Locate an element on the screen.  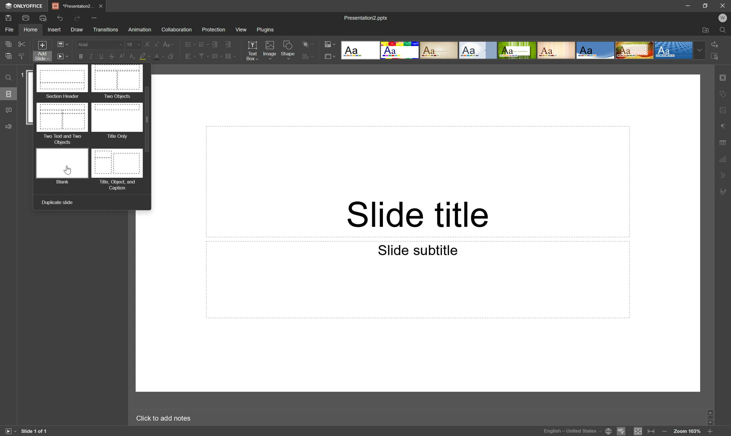
Scroll Down is located at coordinates (708, 421).